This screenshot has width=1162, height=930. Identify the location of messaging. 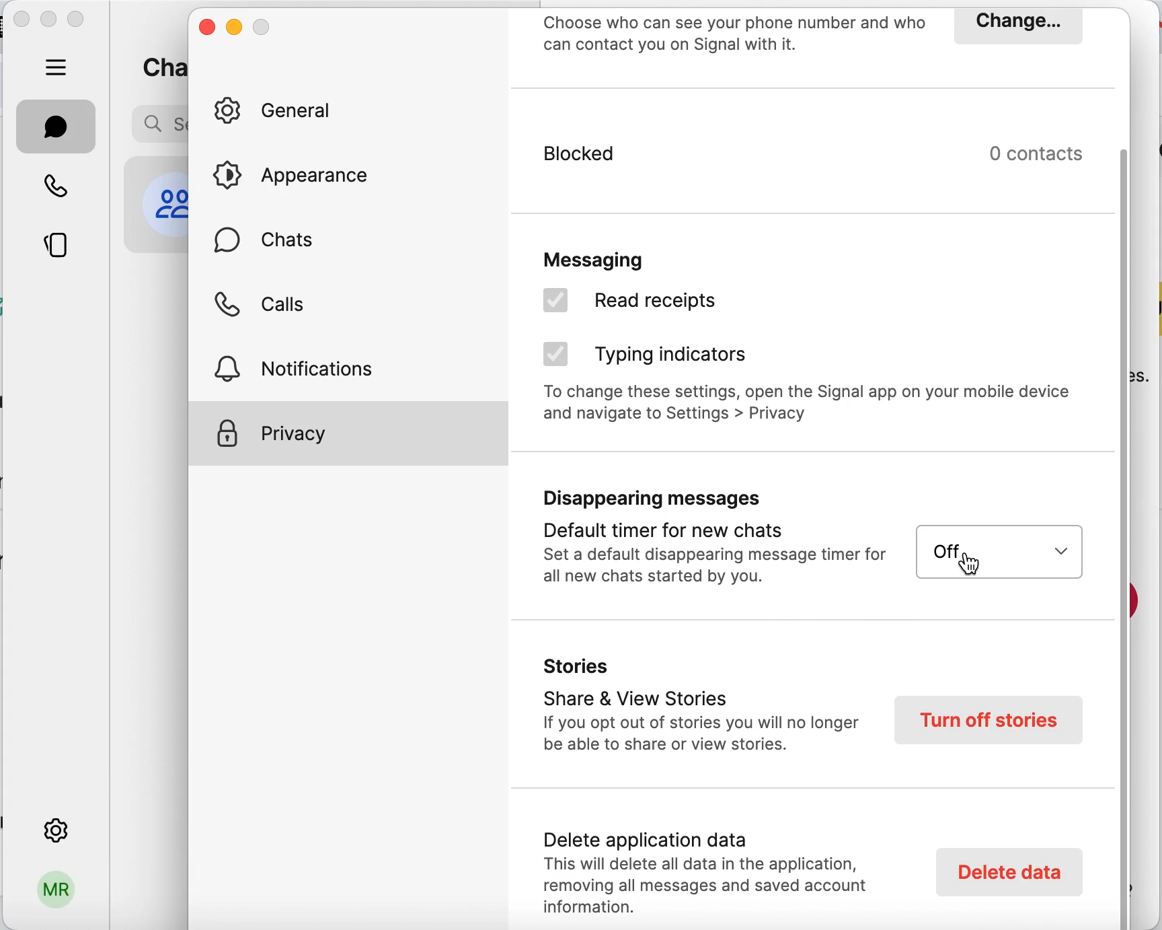
(635, 255).